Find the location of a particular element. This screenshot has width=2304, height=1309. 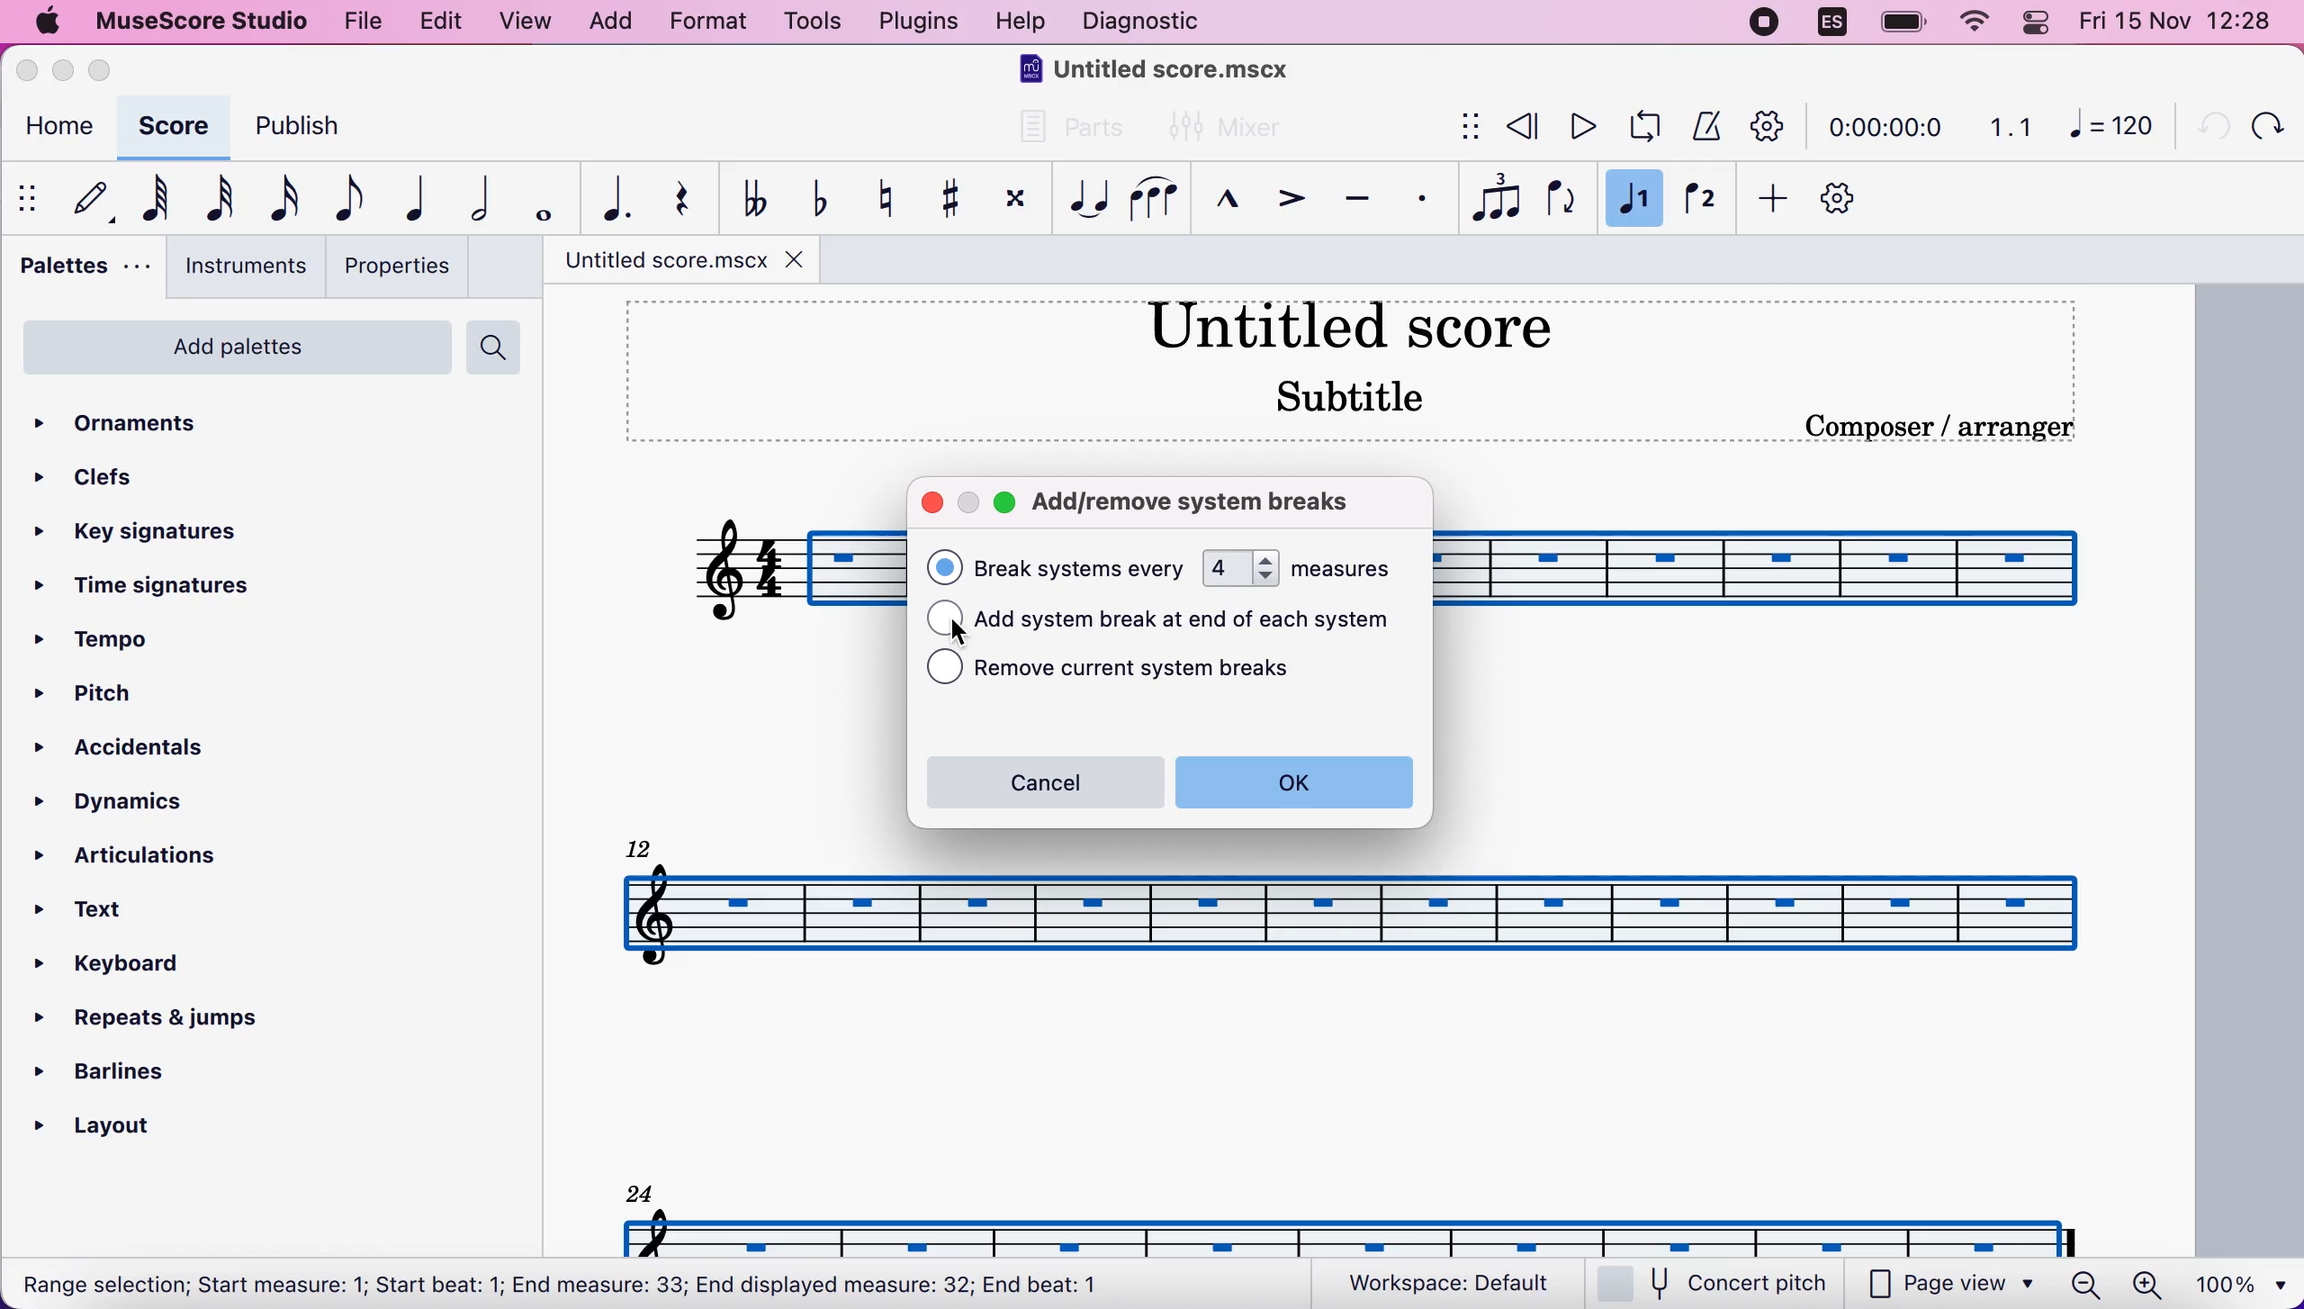

cursor is located at coordinates (955, 635).